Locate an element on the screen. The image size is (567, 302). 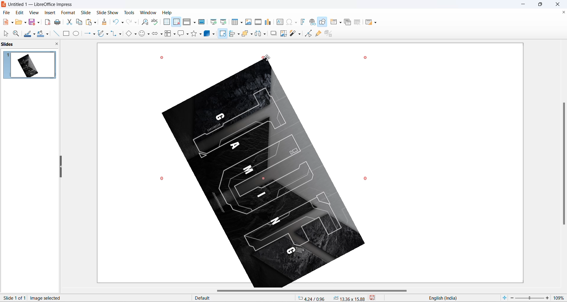
new slide options is located at coordinates (341, 22).